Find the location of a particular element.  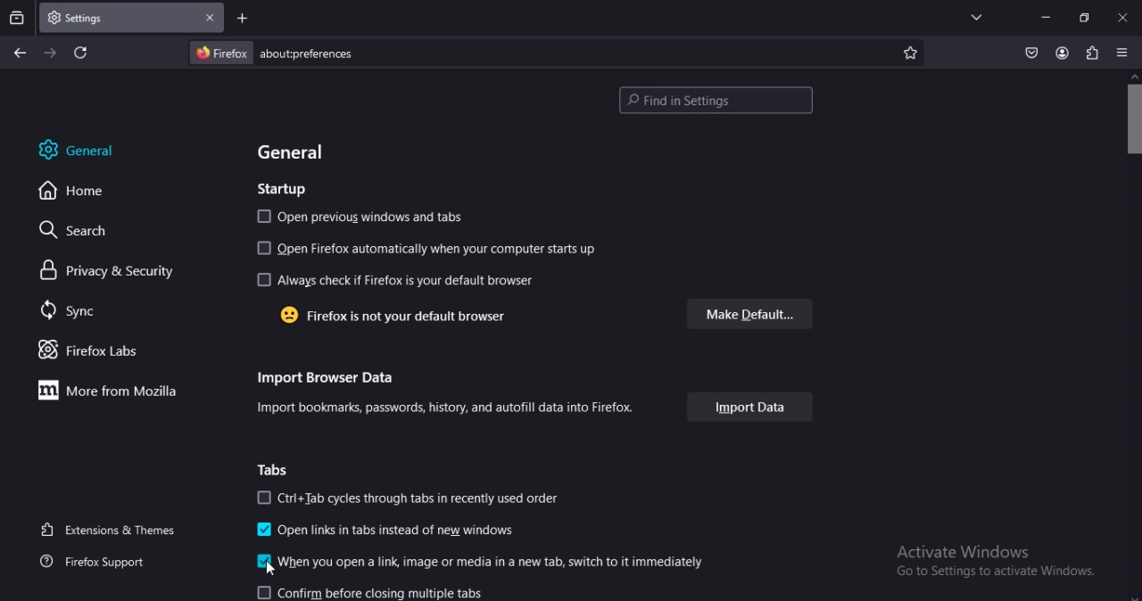

list all tabs is located at coordinates (977, 16).